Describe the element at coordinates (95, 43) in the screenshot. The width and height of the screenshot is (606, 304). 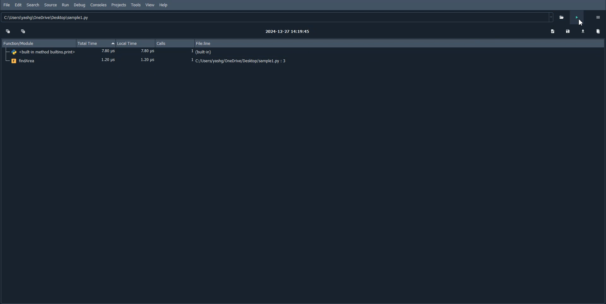
I see `Total Time` at that location.